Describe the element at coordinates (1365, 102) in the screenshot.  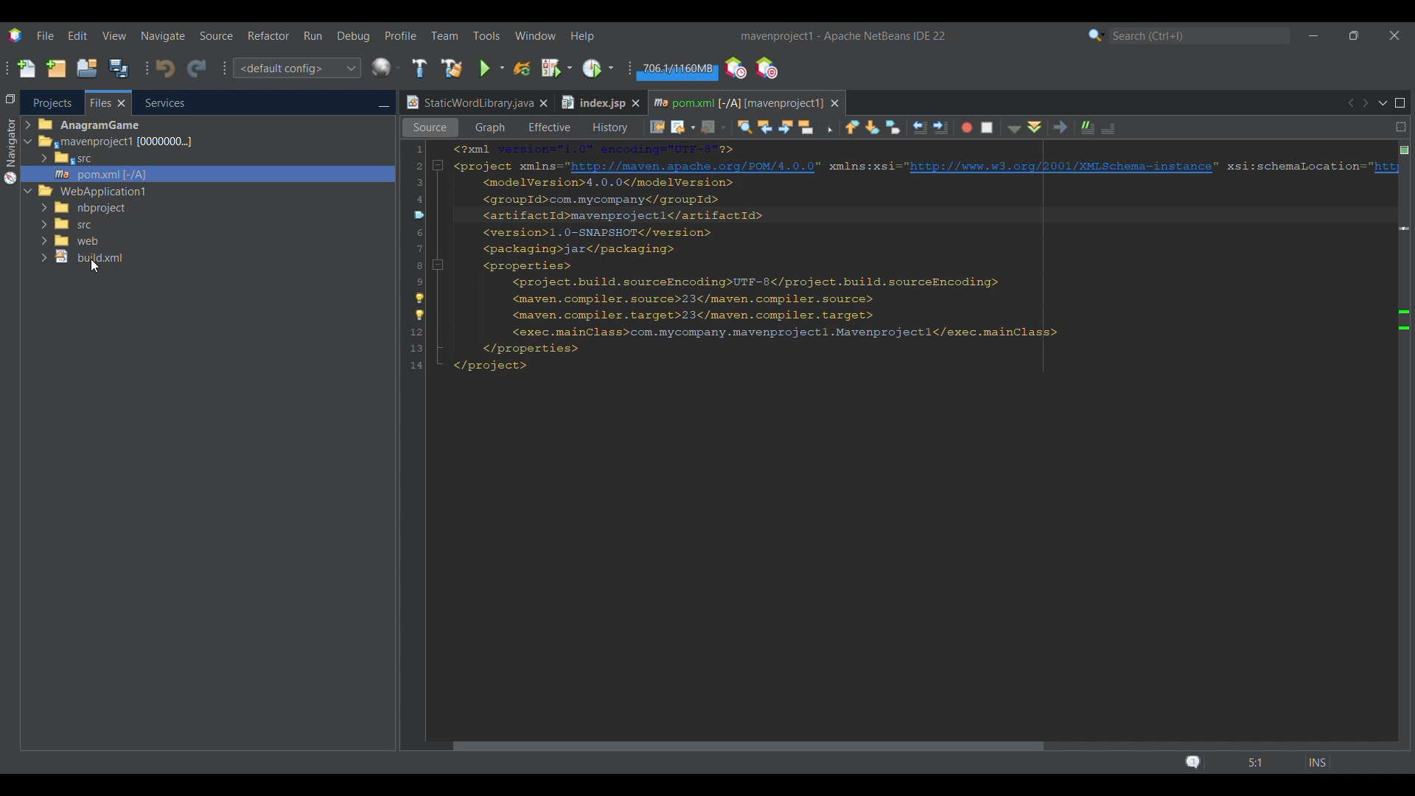
I see `Next` at that location.